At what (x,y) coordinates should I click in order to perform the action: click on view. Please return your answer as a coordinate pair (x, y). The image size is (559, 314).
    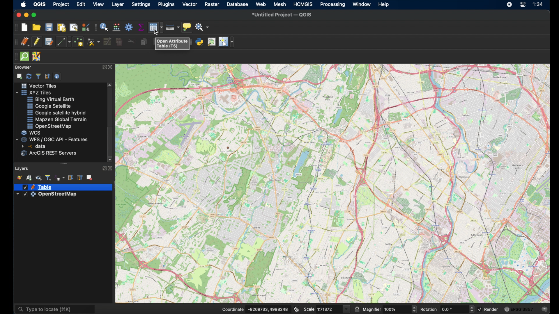
    Looking at the image, I should click on (98, 4).